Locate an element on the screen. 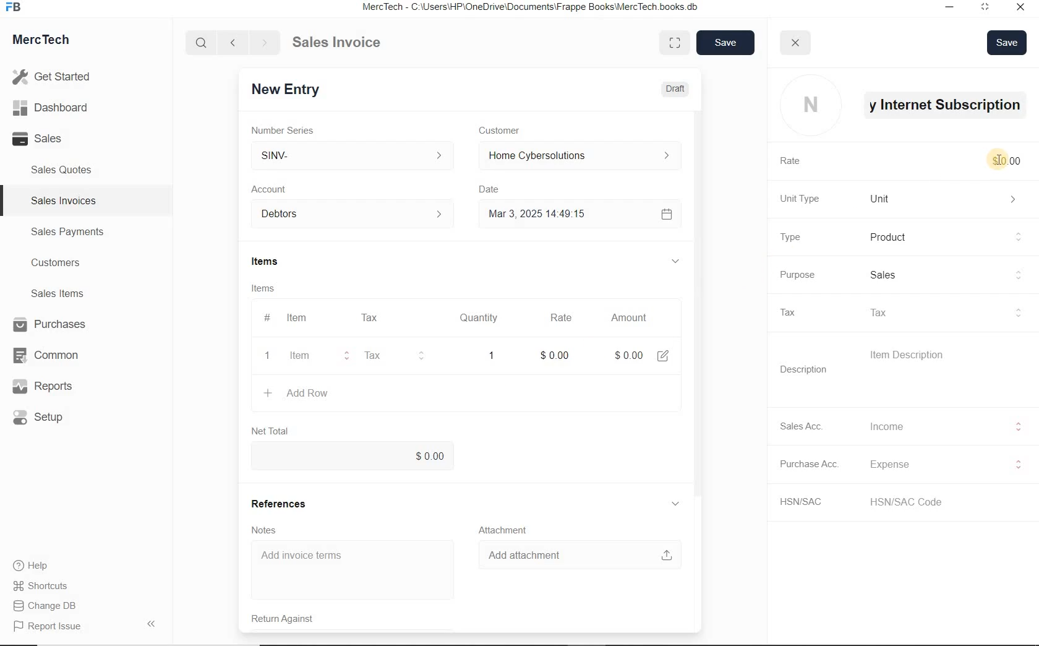  Save is located at coordinates (1007, 42).